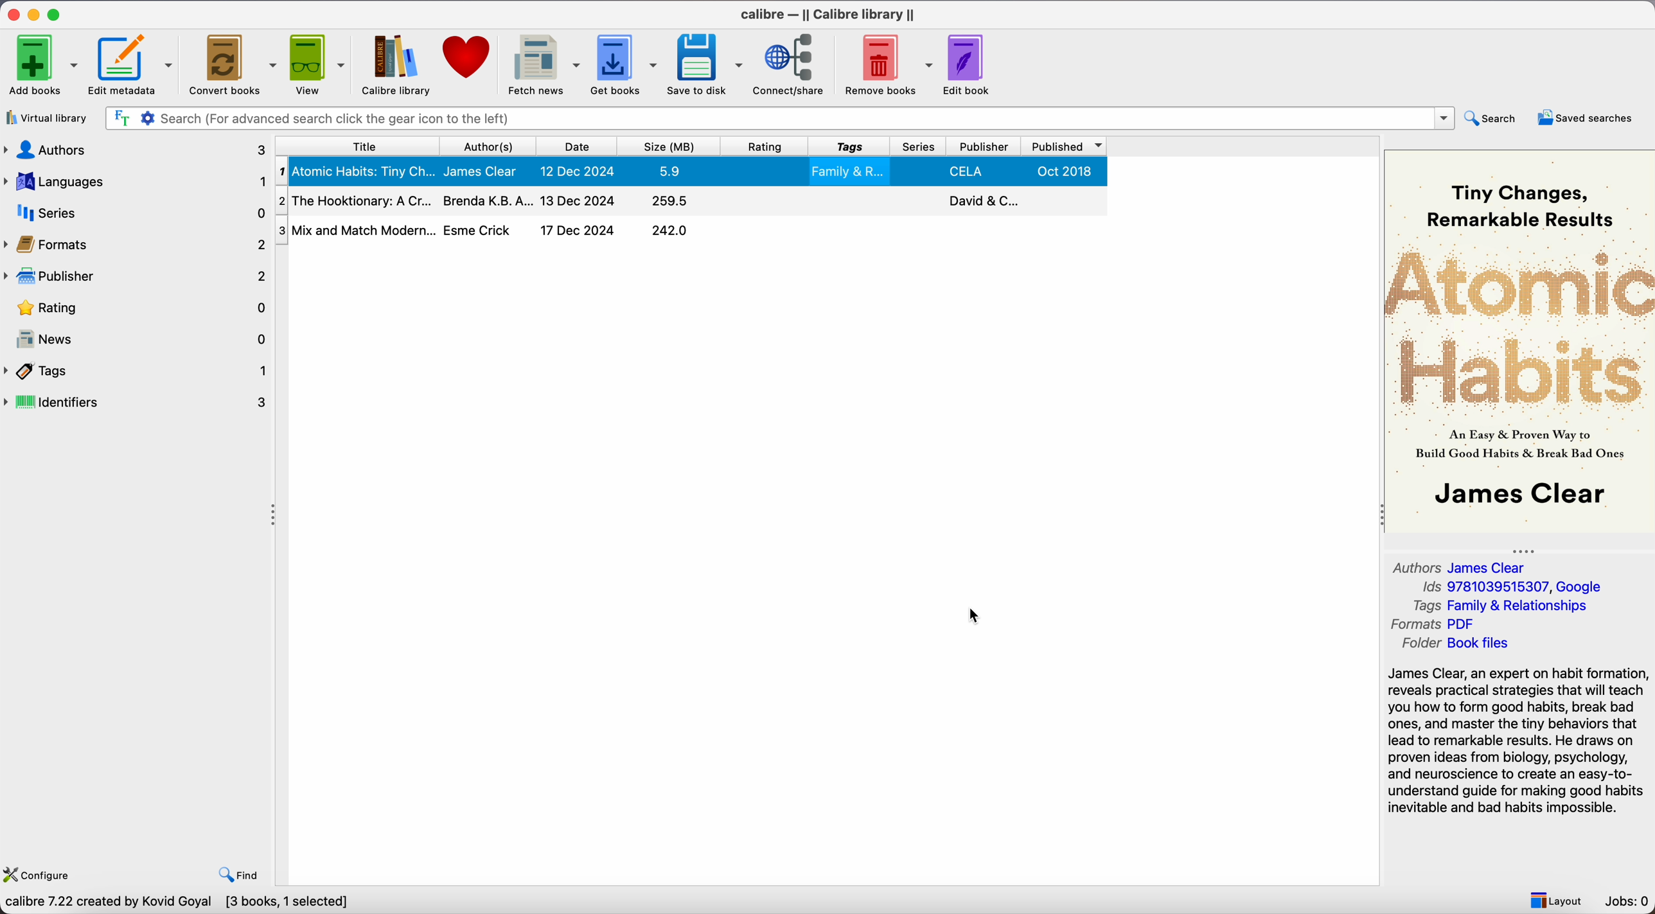 The image size is (1655, 914). What do you see at coordinates (849, 146) in the screenshot?
I see `tags` at bounding box center [849, 146].